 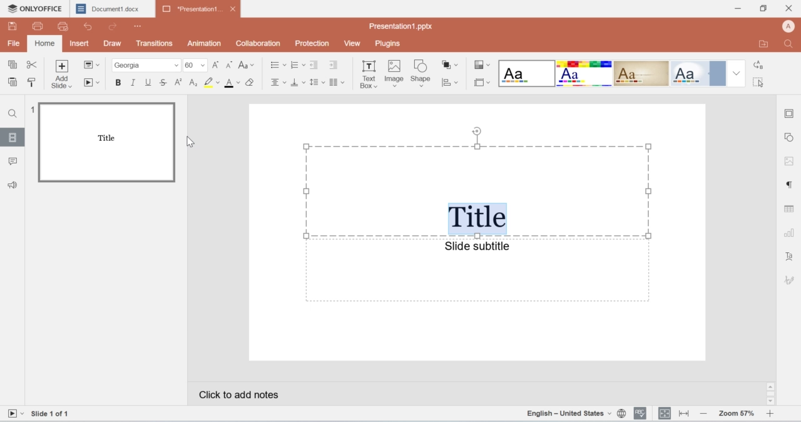 I want to click on font, so click(x=146, y=64).